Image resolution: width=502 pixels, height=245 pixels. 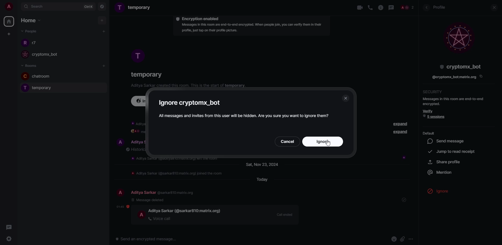 What do you see at coordinates (413, 239) in the screenshot?
I see `more` at bounding box center [413, 239].